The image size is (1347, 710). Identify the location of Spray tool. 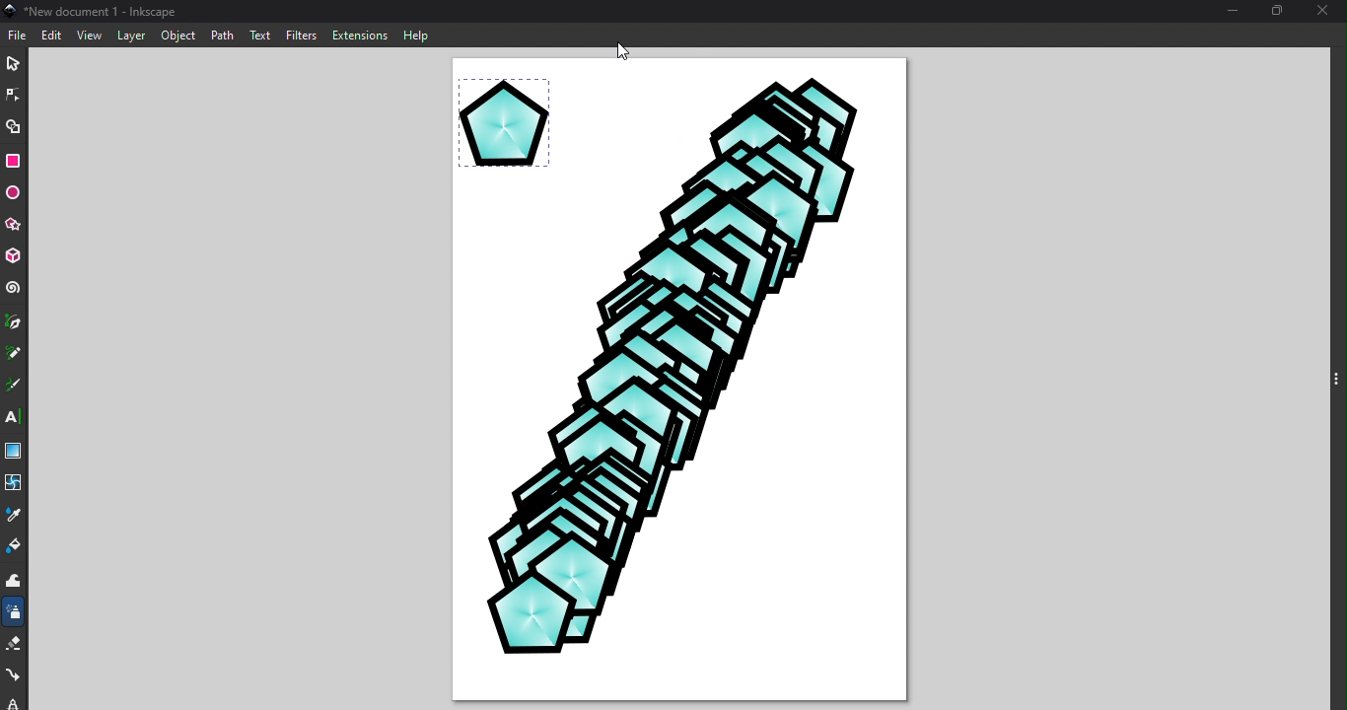
(14, 615).